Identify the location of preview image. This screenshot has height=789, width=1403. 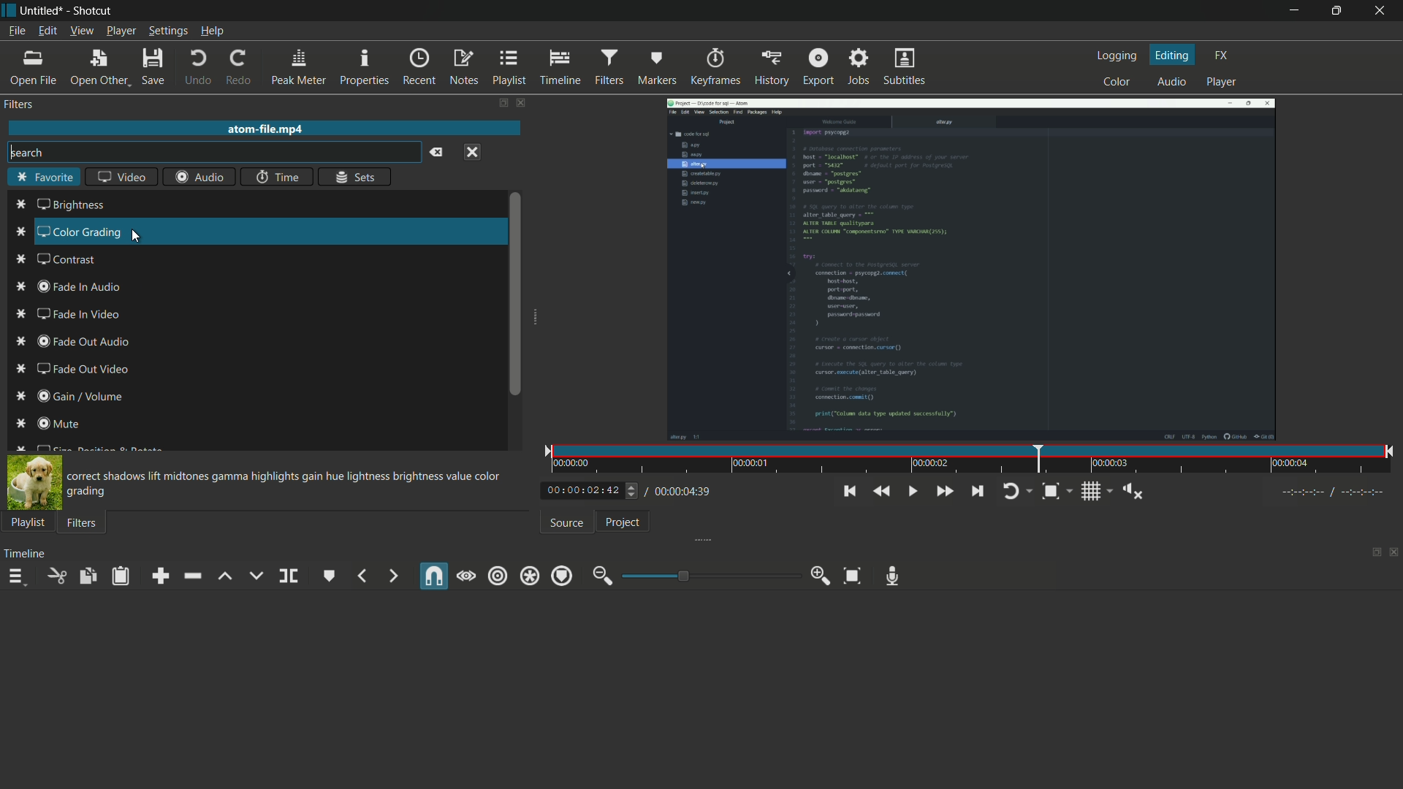
(33, 484).